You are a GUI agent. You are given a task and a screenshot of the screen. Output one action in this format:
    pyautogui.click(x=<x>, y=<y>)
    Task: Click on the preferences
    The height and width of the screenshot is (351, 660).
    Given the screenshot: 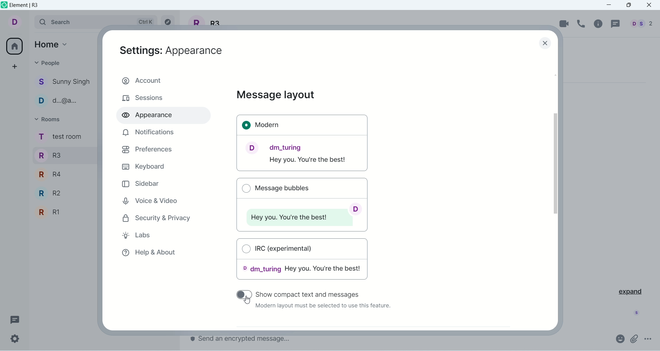 What is the action you would take?
    pyautogui.click(x=147, y=150)
    